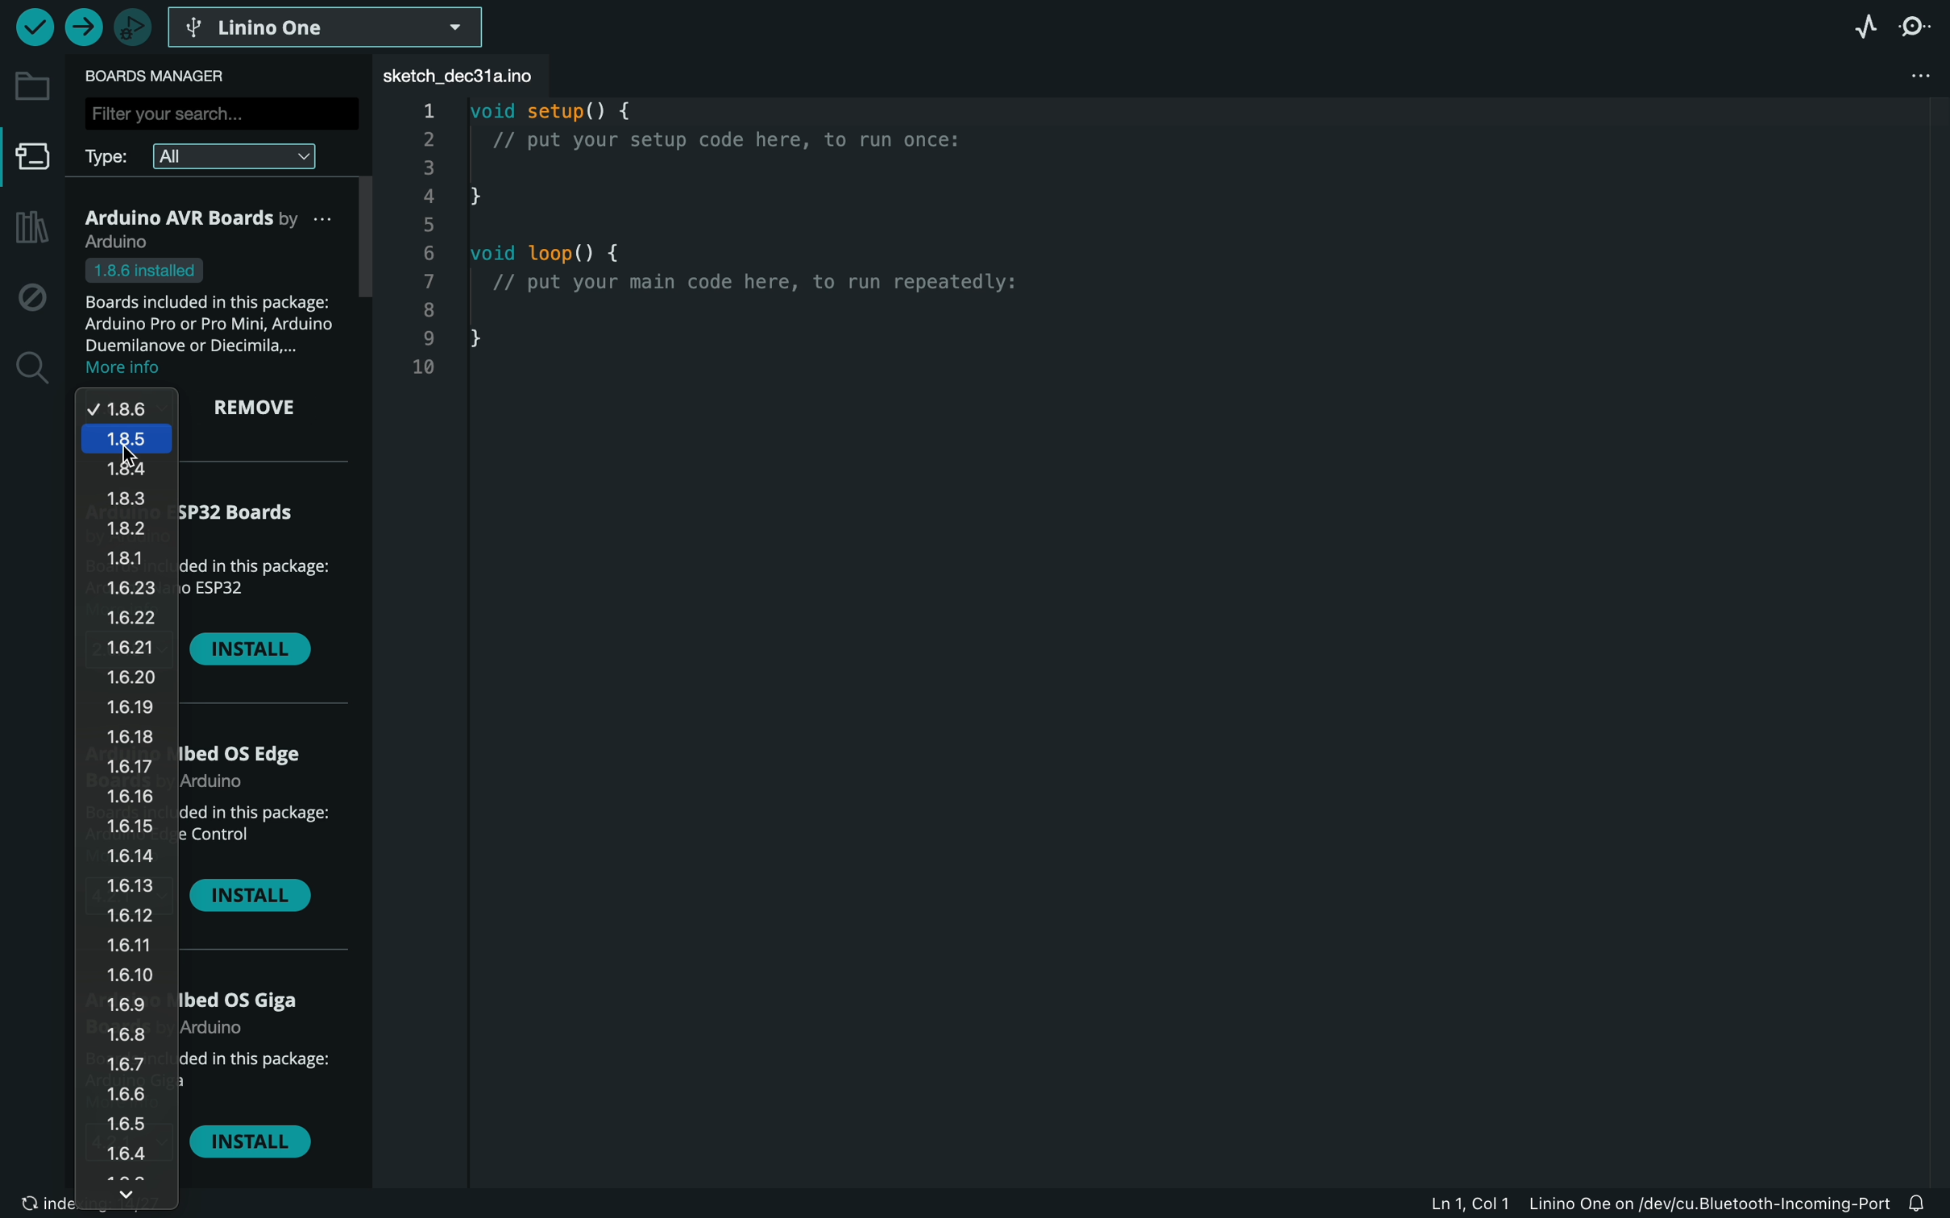 The height and width of the screenshot is (1218, 1950). I want to click on DESCRIPTION, so click(255, 1080).